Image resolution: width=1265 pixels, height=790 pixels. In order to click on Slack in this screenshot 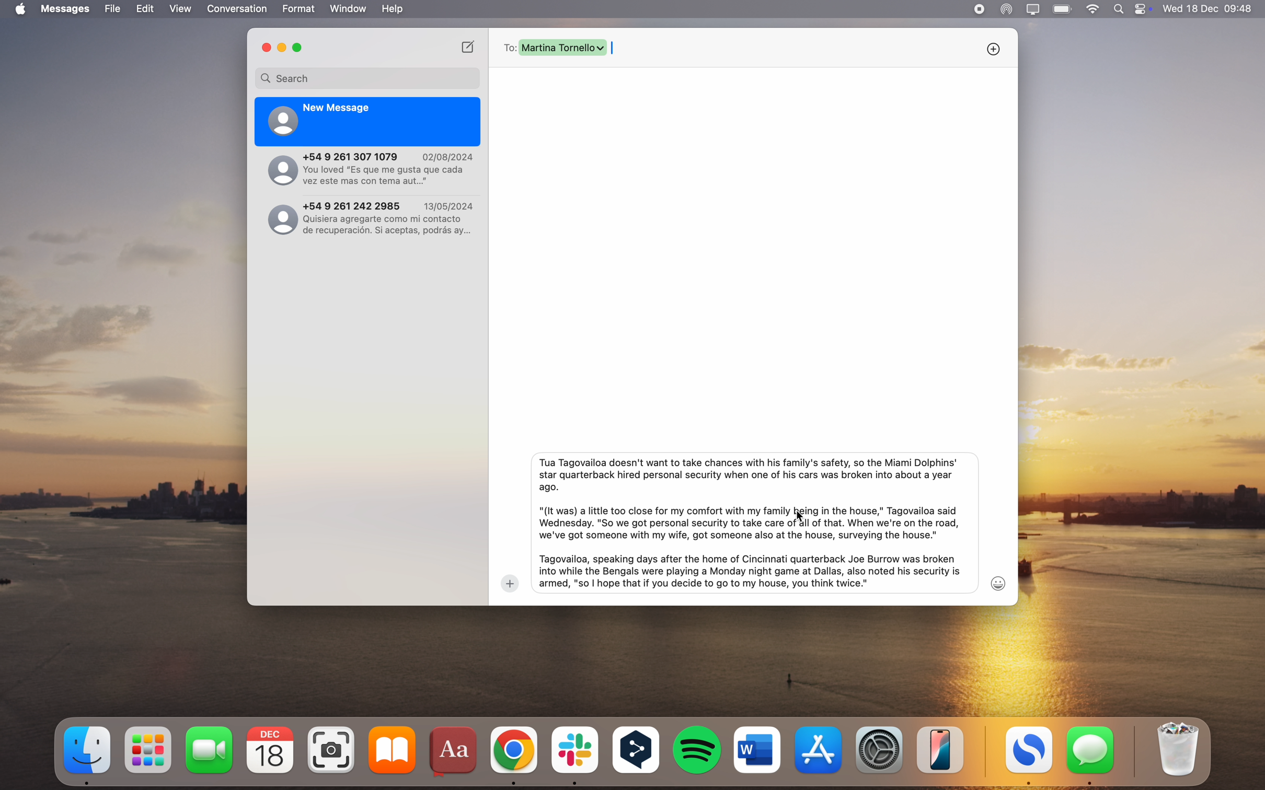, I will do `click(574, 755)`.